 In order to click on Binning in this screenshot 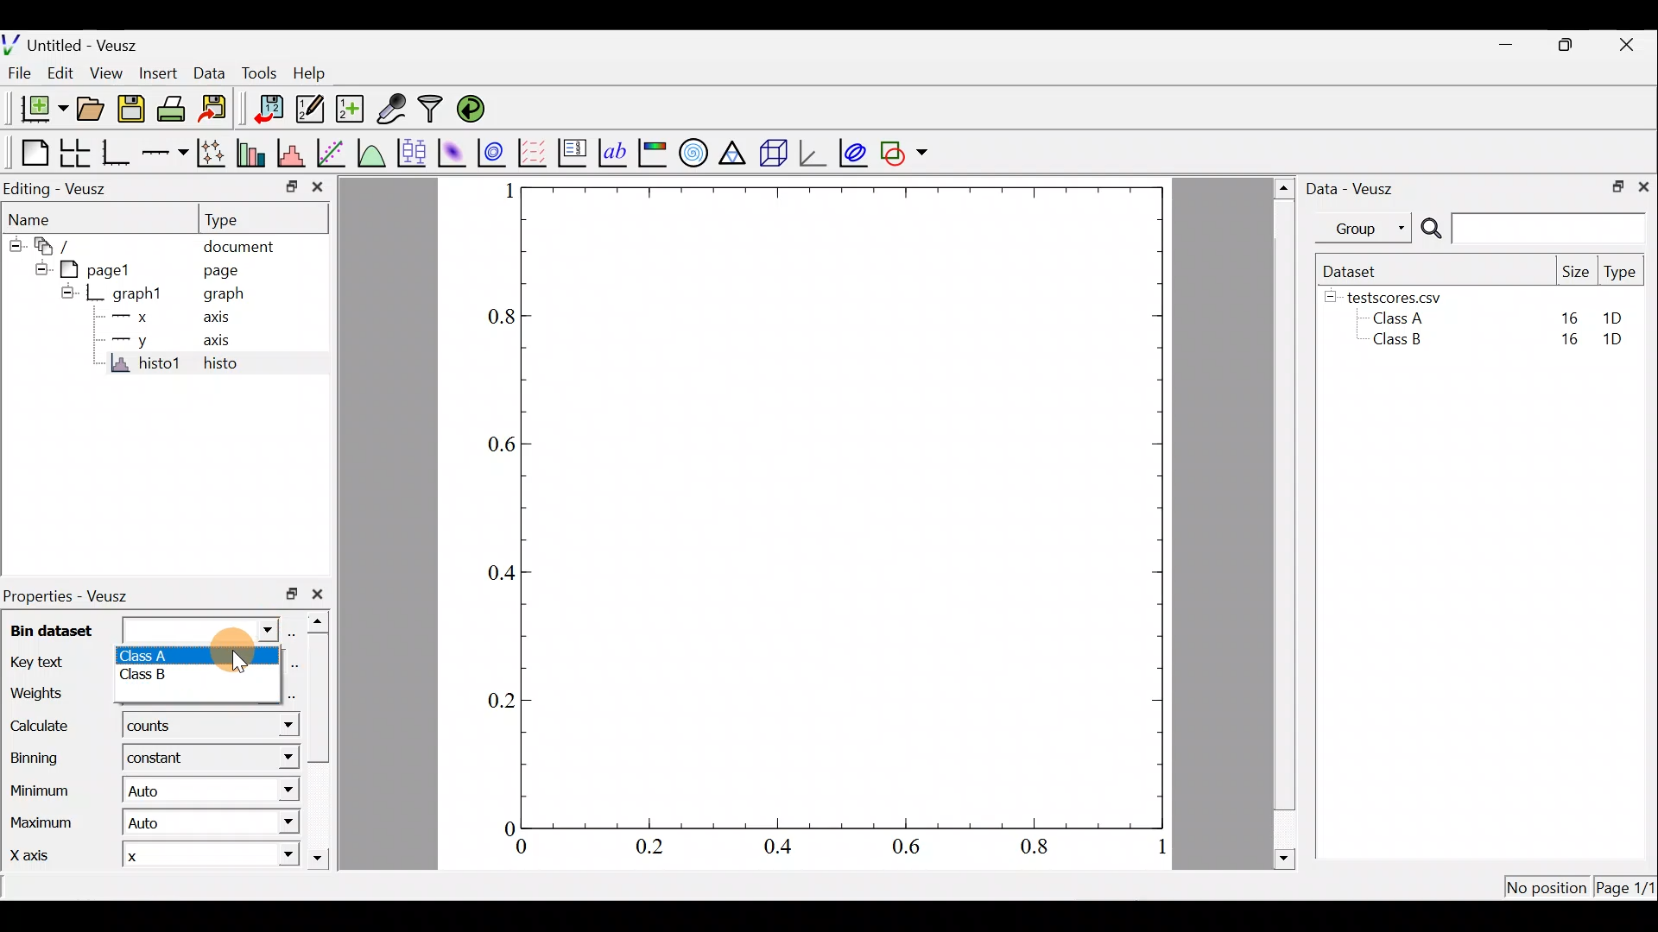, I will do `click(33, 756)`.